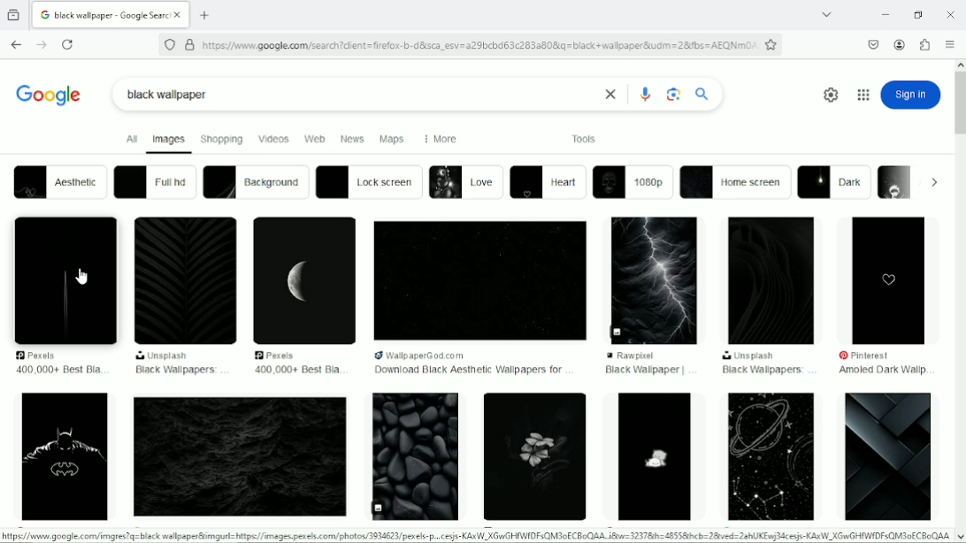 Image resolution: width=966 pixels, height=543 pixels. Describe the element at coordinates (392, 140) in the screenshot. I see `maps` at that location.